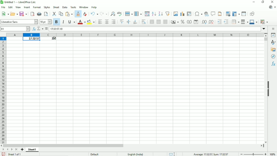 The width and height of the screenshot is (277, 156). I want to click on Delete decimal place, so click(211, 22).